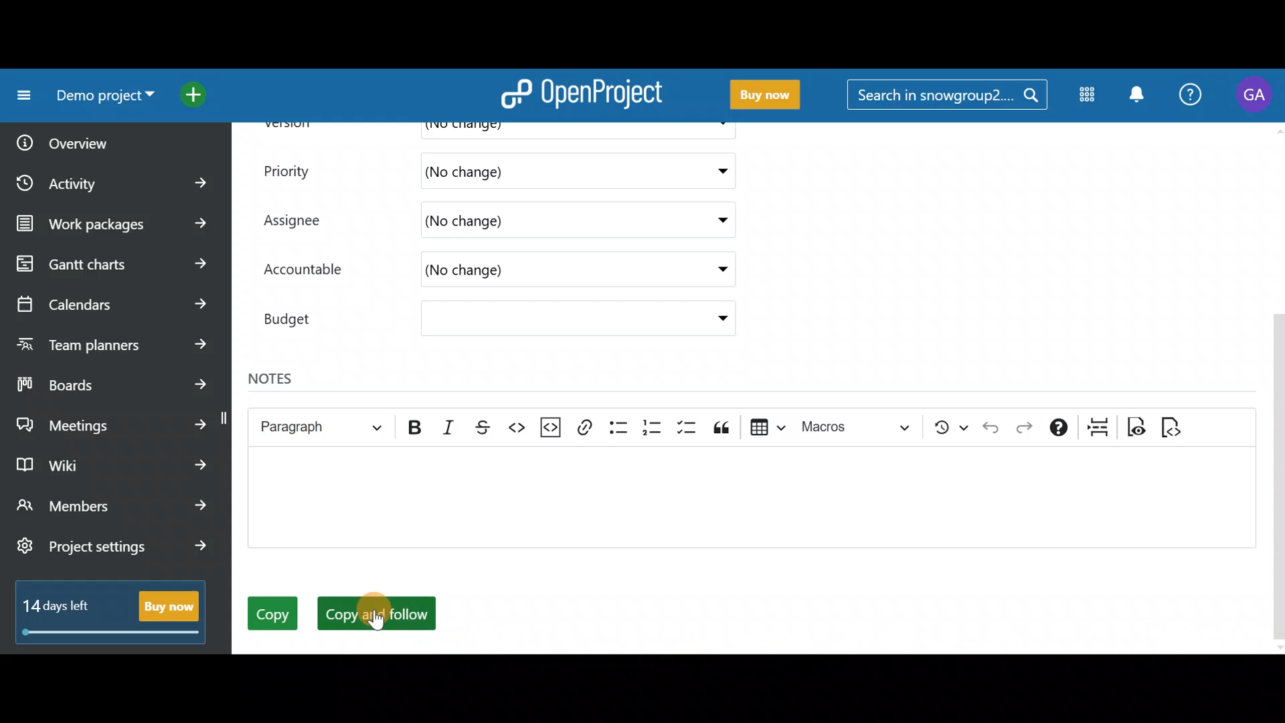 The image size is (1285, 723). I want to click on Strikethrough, so click(486, 429).